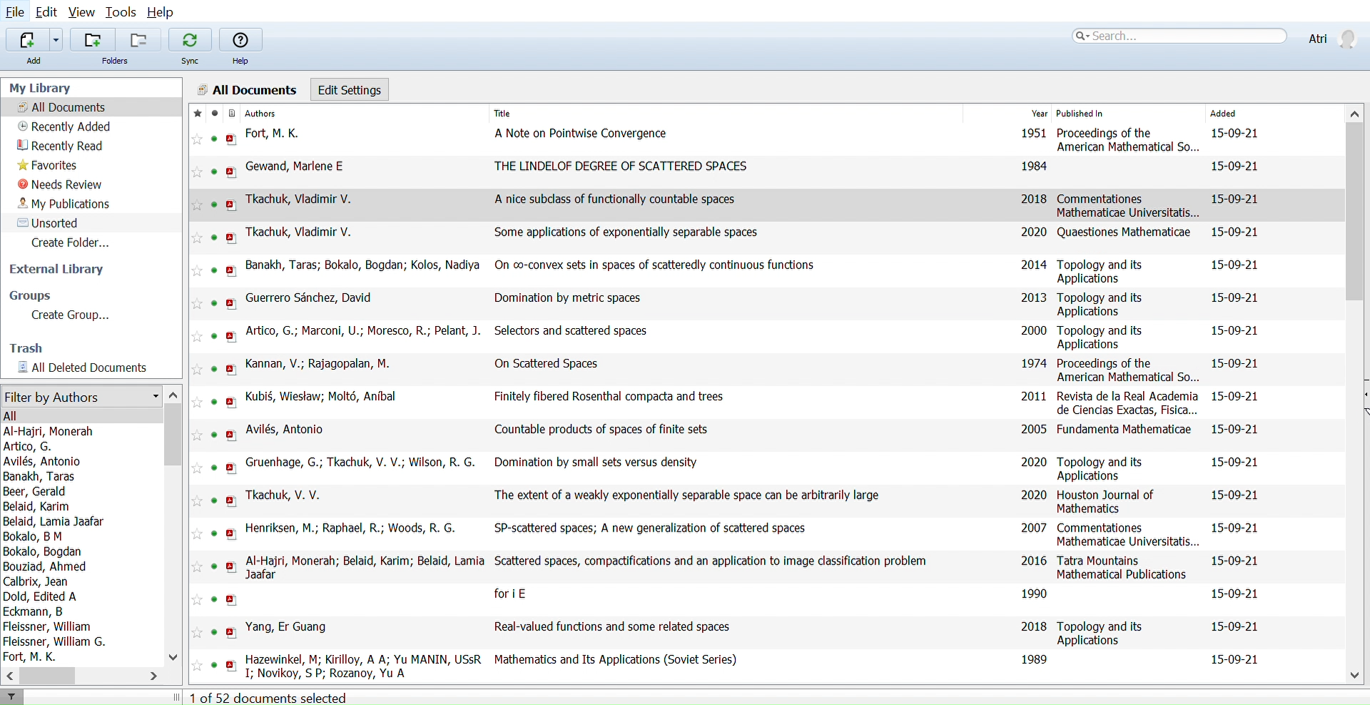  What do you see at coordinates (299, 232) in the screenshot?
I see `Tkachuk, Vladimir V.` at bounding box center [299, 232].